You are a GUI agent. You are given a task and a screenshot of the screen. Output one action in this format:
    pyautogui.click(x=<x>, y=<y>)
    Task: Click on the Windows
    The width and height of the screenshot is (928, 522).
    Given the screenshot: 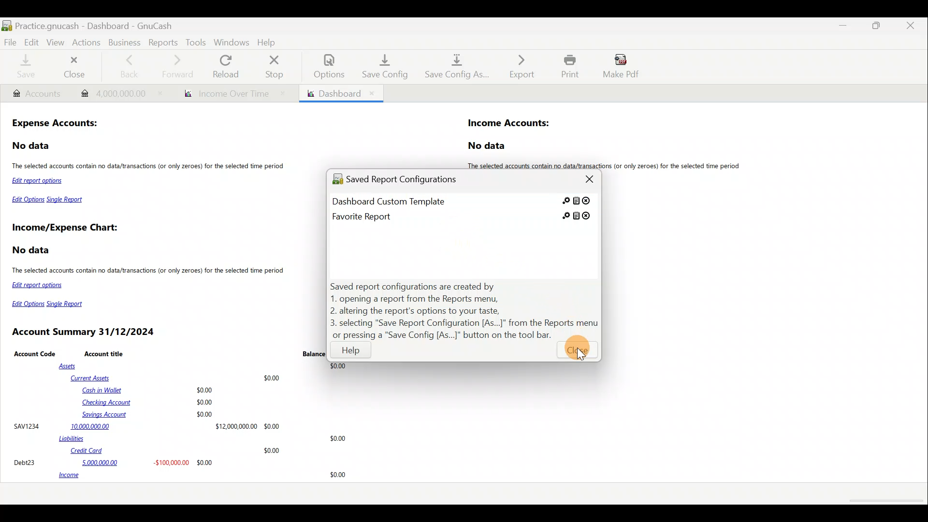 What is the action you would take?
    pyautogui.click(x=232, y=42)
    